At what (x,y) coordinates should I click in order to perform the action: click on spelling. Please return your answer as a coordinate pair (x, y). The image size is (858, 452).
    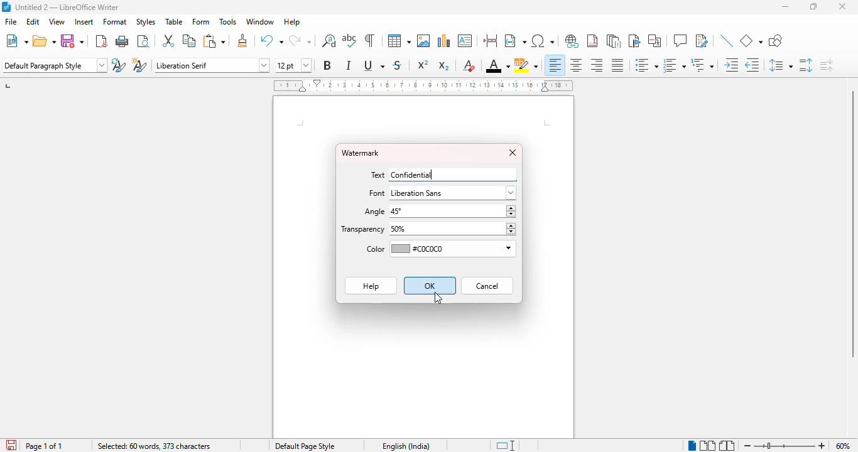
    Looking at the image, I should click on (350, 41).